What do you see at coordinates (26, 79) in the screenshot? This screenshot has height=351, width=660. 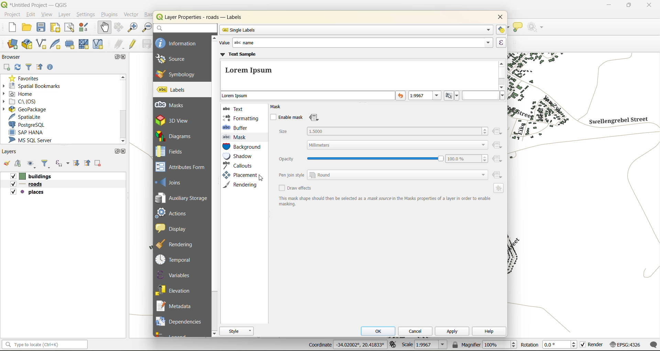 I see `favorites` at bounding box center [26, 79].